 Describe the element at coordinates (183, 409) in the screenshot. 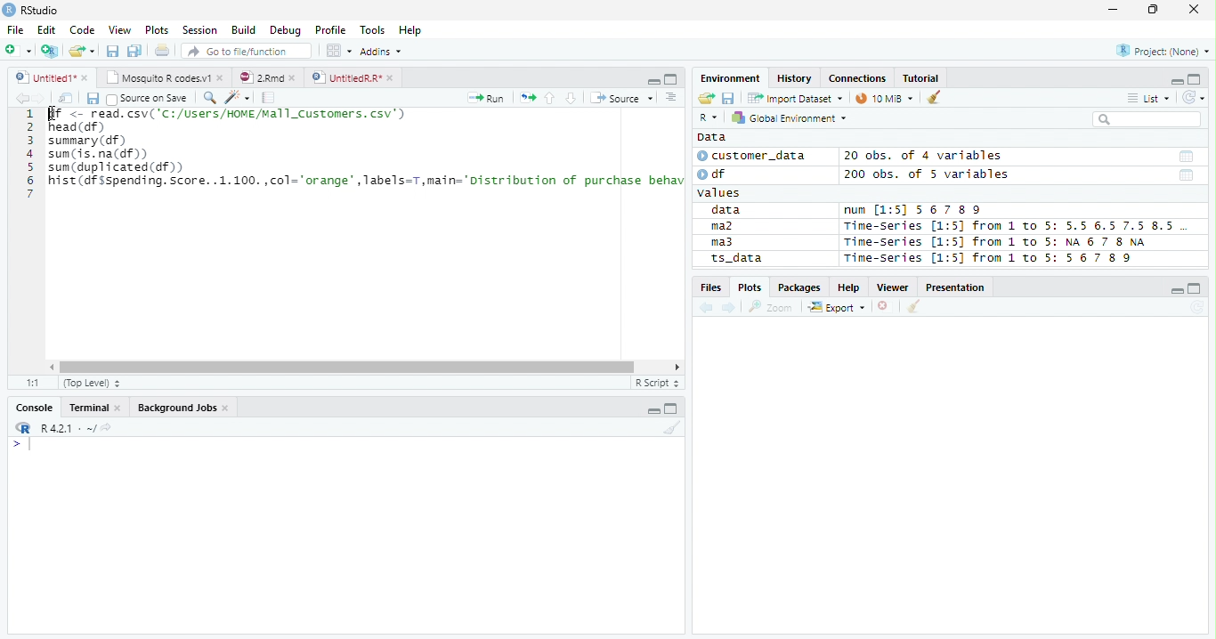

I see `Background jobs` at that location.